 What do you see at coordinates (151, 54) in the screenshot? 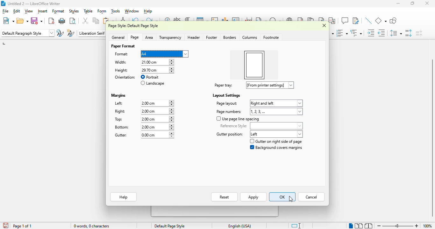
I see `format: A4` at bounding box center [151, 54].